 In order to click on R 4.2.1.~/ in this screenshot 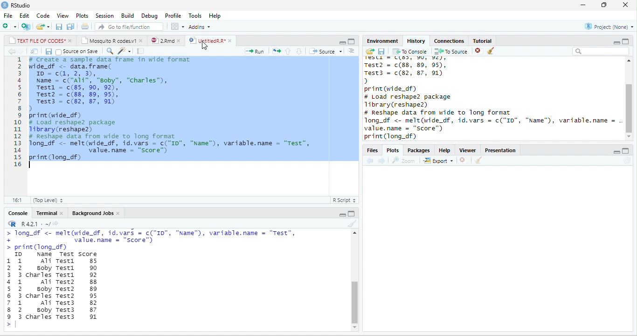, I will do `click(34, 223)`.